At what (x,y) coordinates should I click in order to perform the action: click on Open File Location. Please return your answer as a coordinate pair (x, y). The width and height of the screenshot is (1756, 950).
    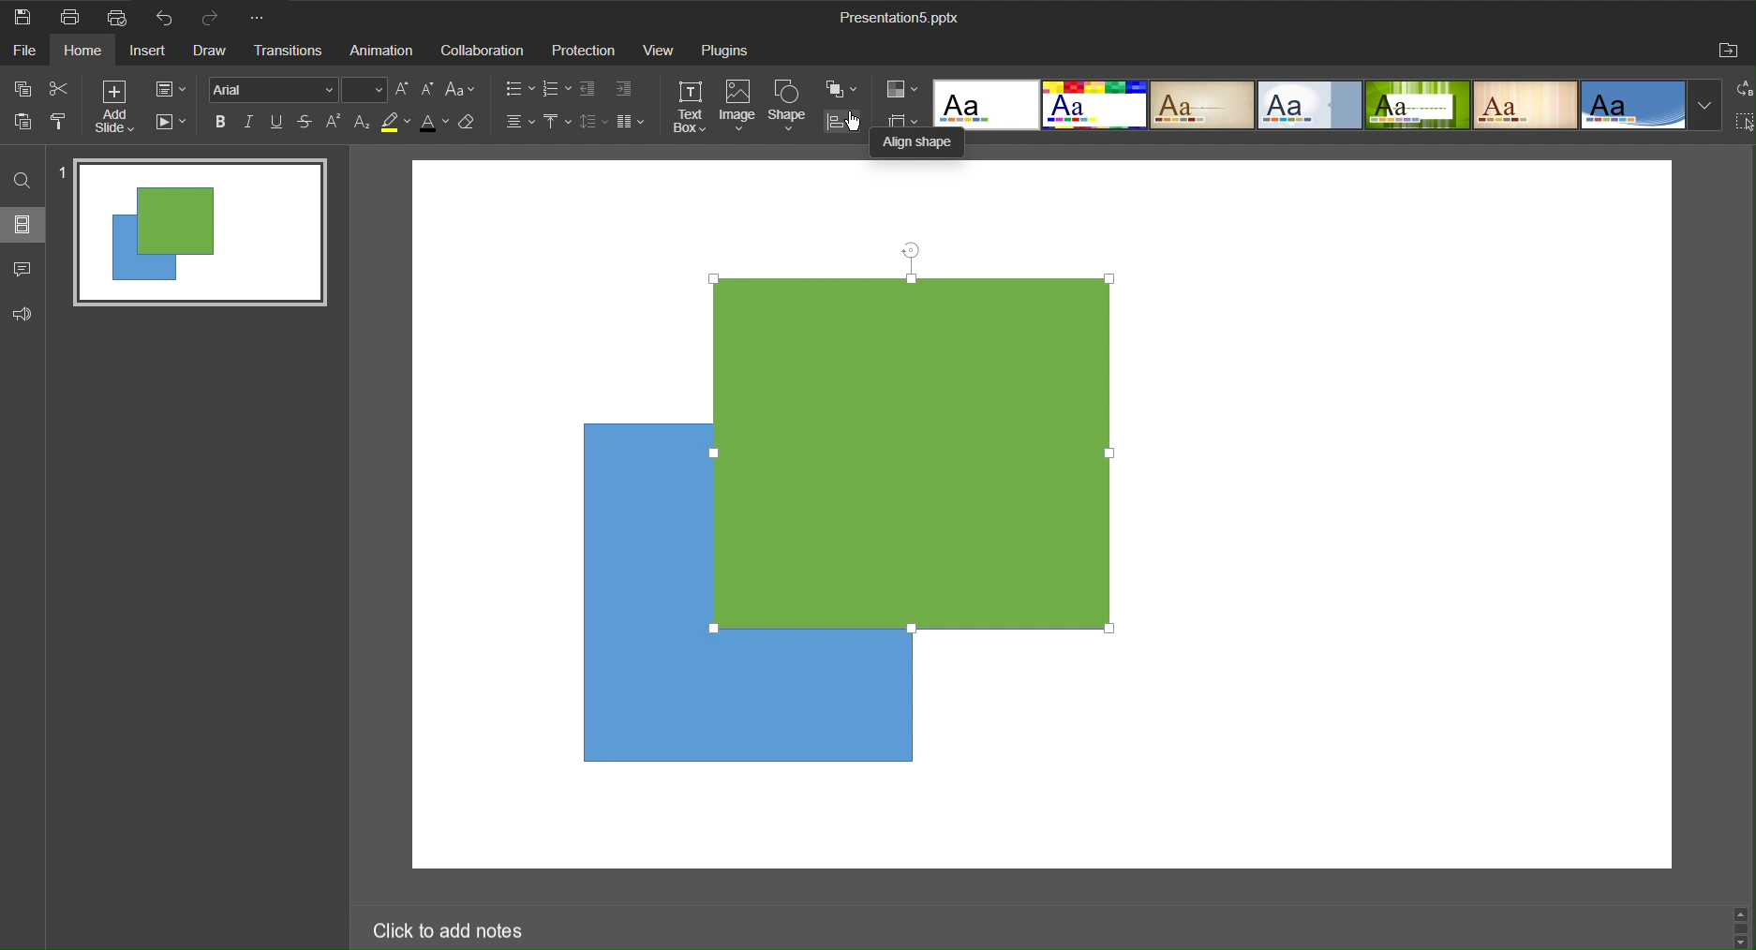
    Looking at the image, I should click on (1729, 52).